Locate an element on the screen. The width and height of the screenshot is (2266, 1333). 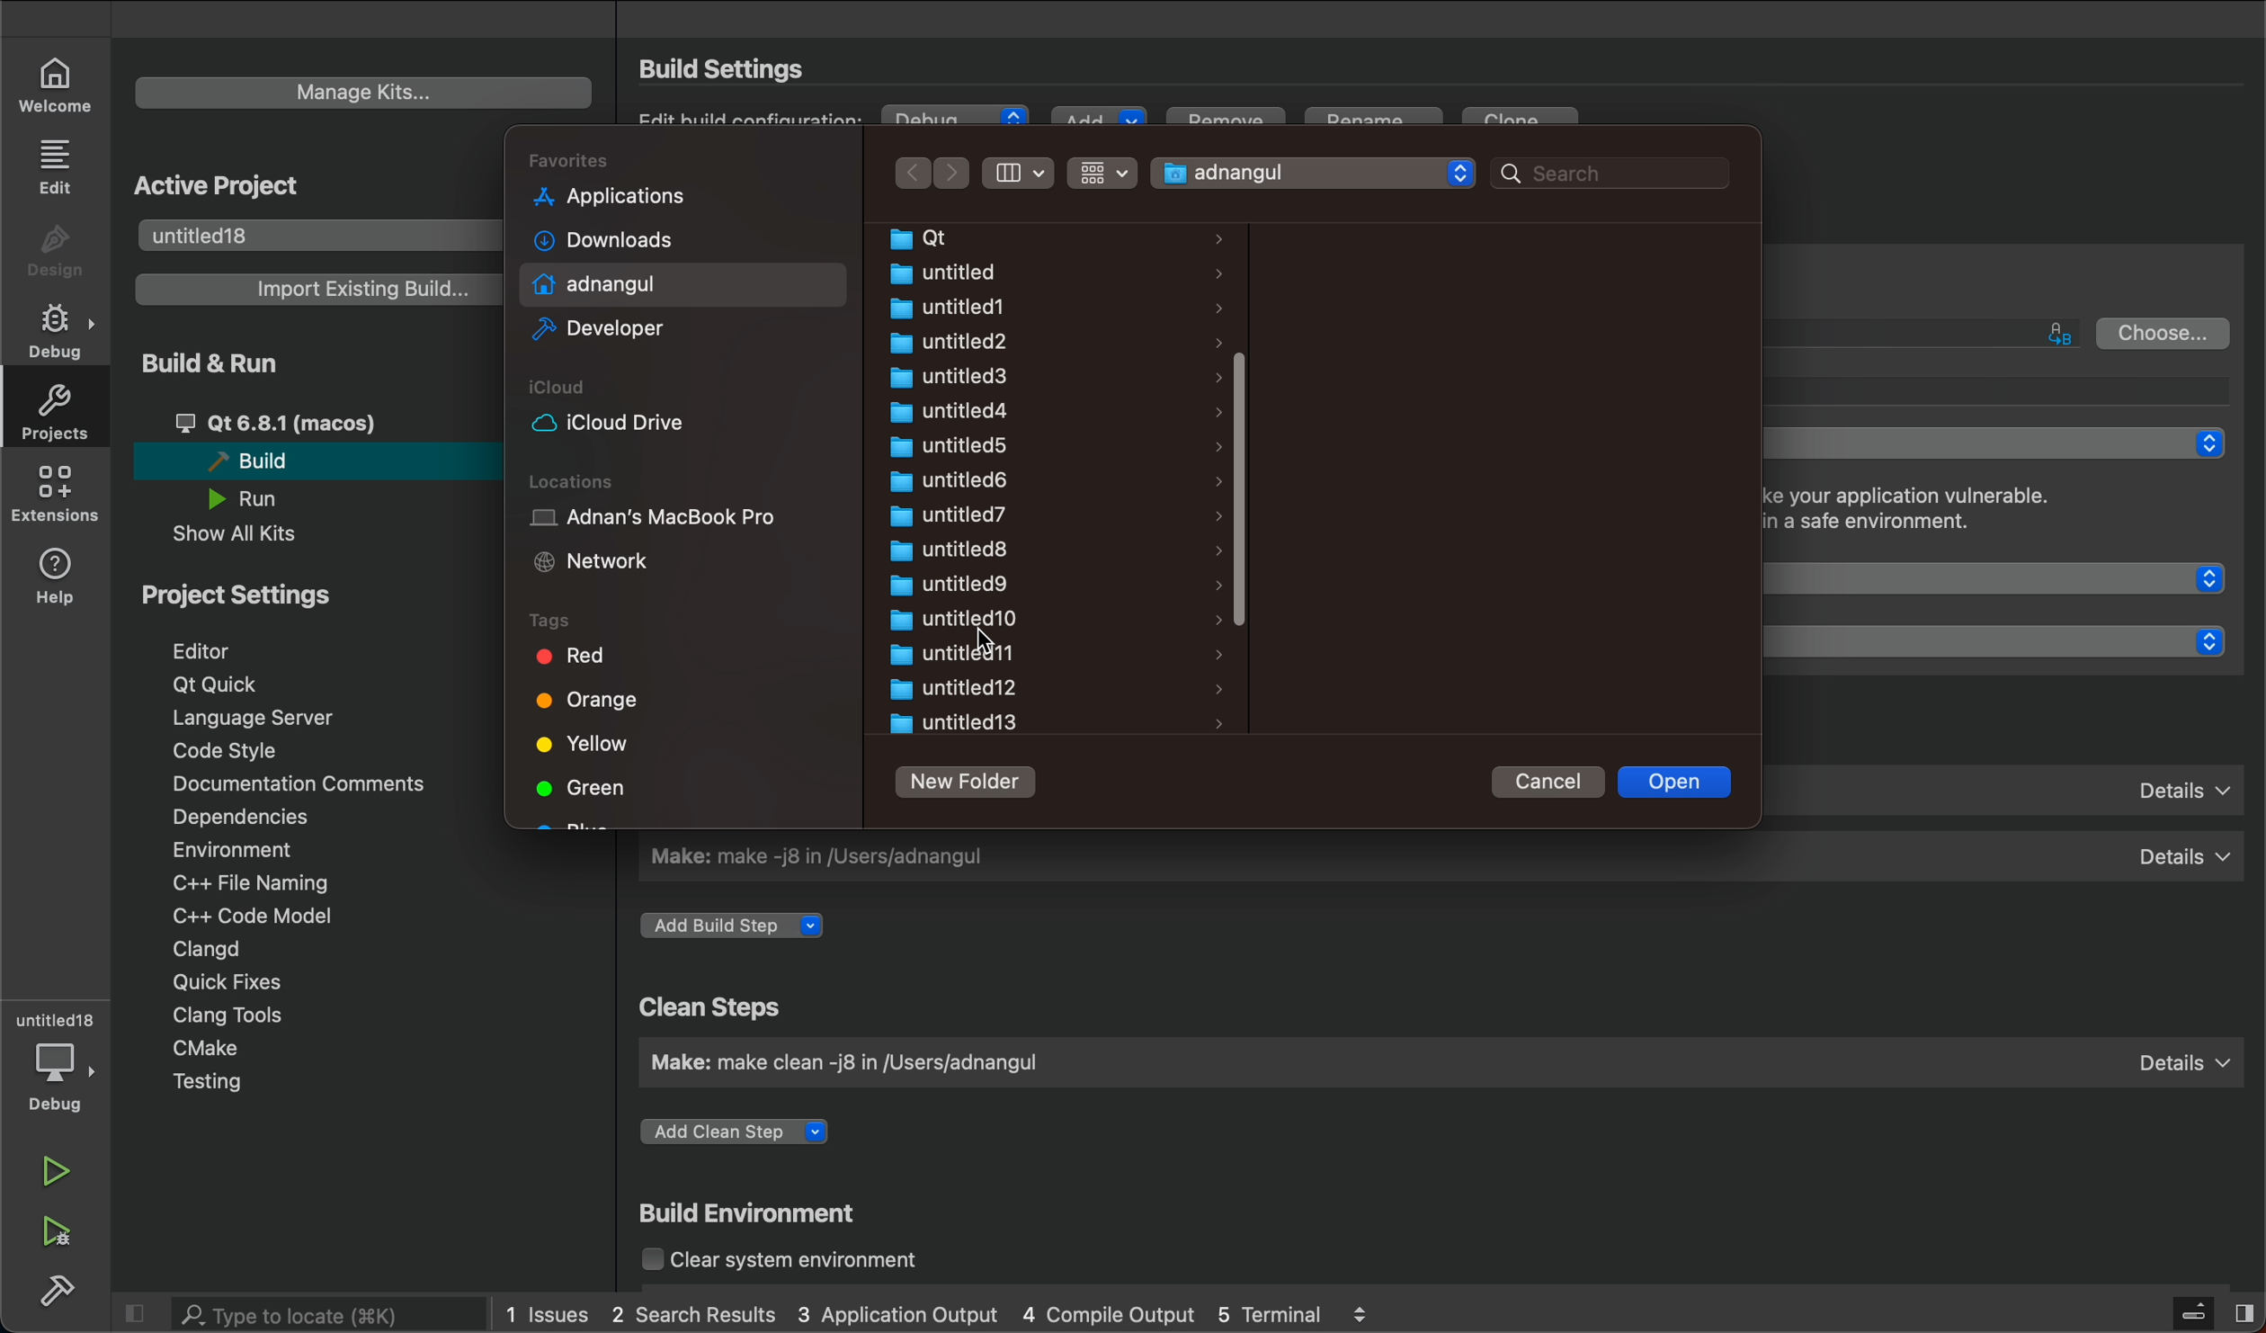
Applications is located at coordinates (602, 194).